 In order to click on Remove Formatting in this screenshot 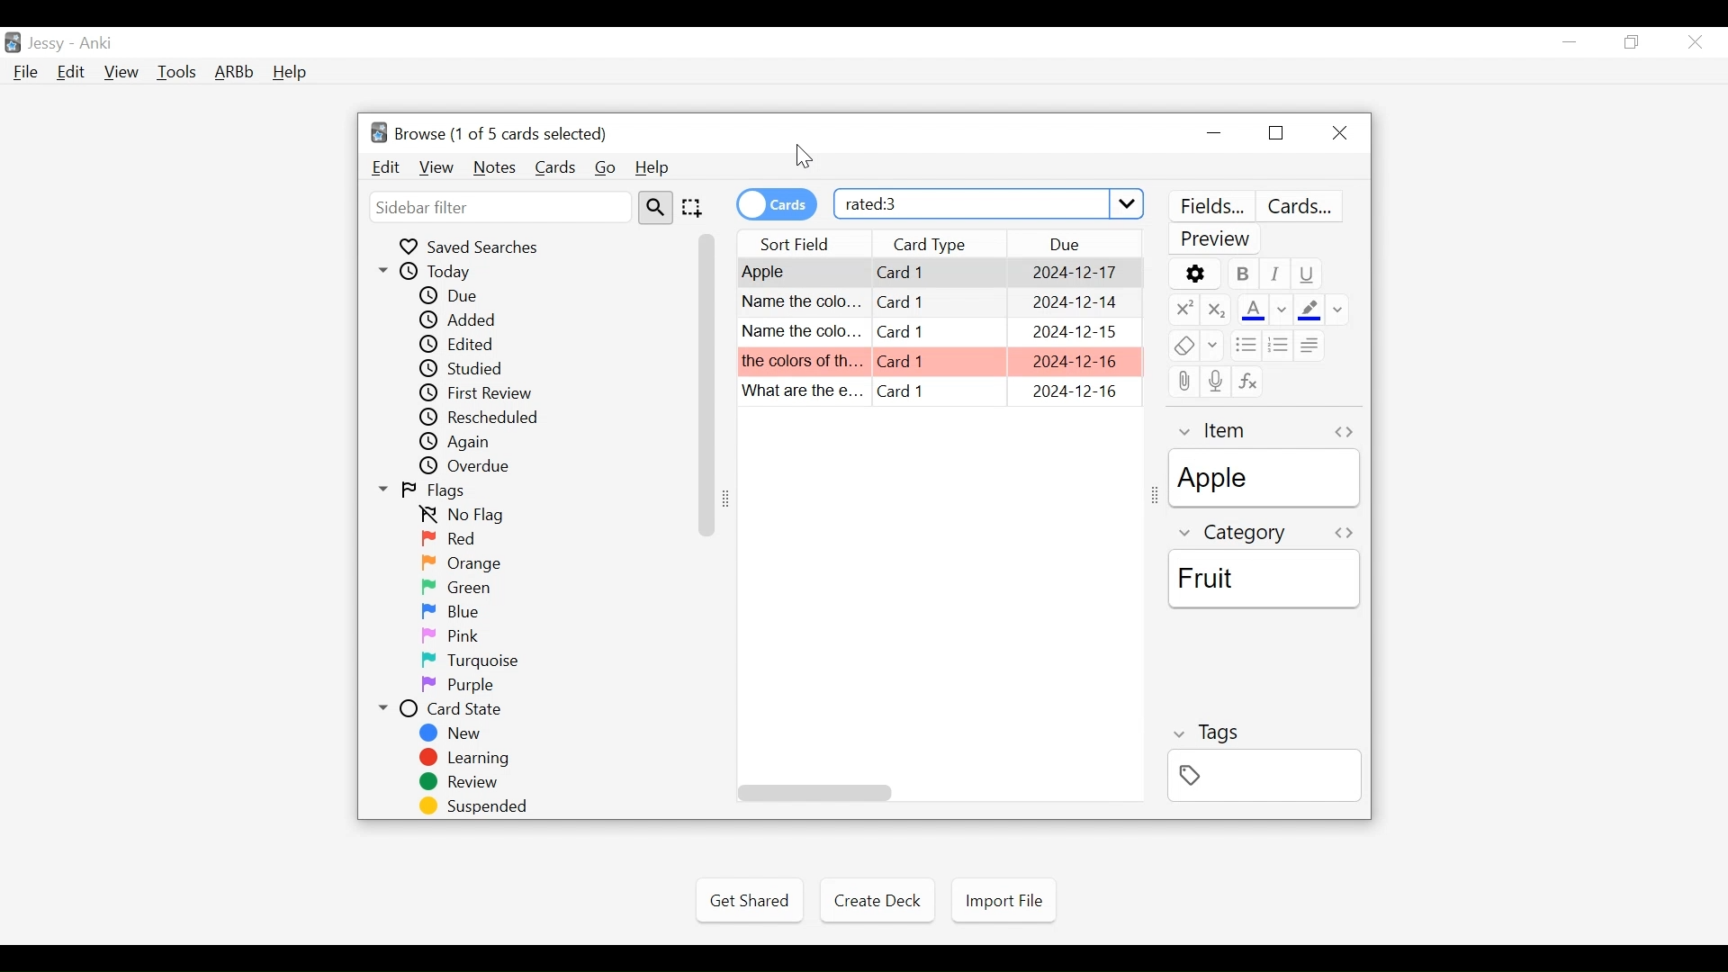, I will do `click(1196, 346)`.